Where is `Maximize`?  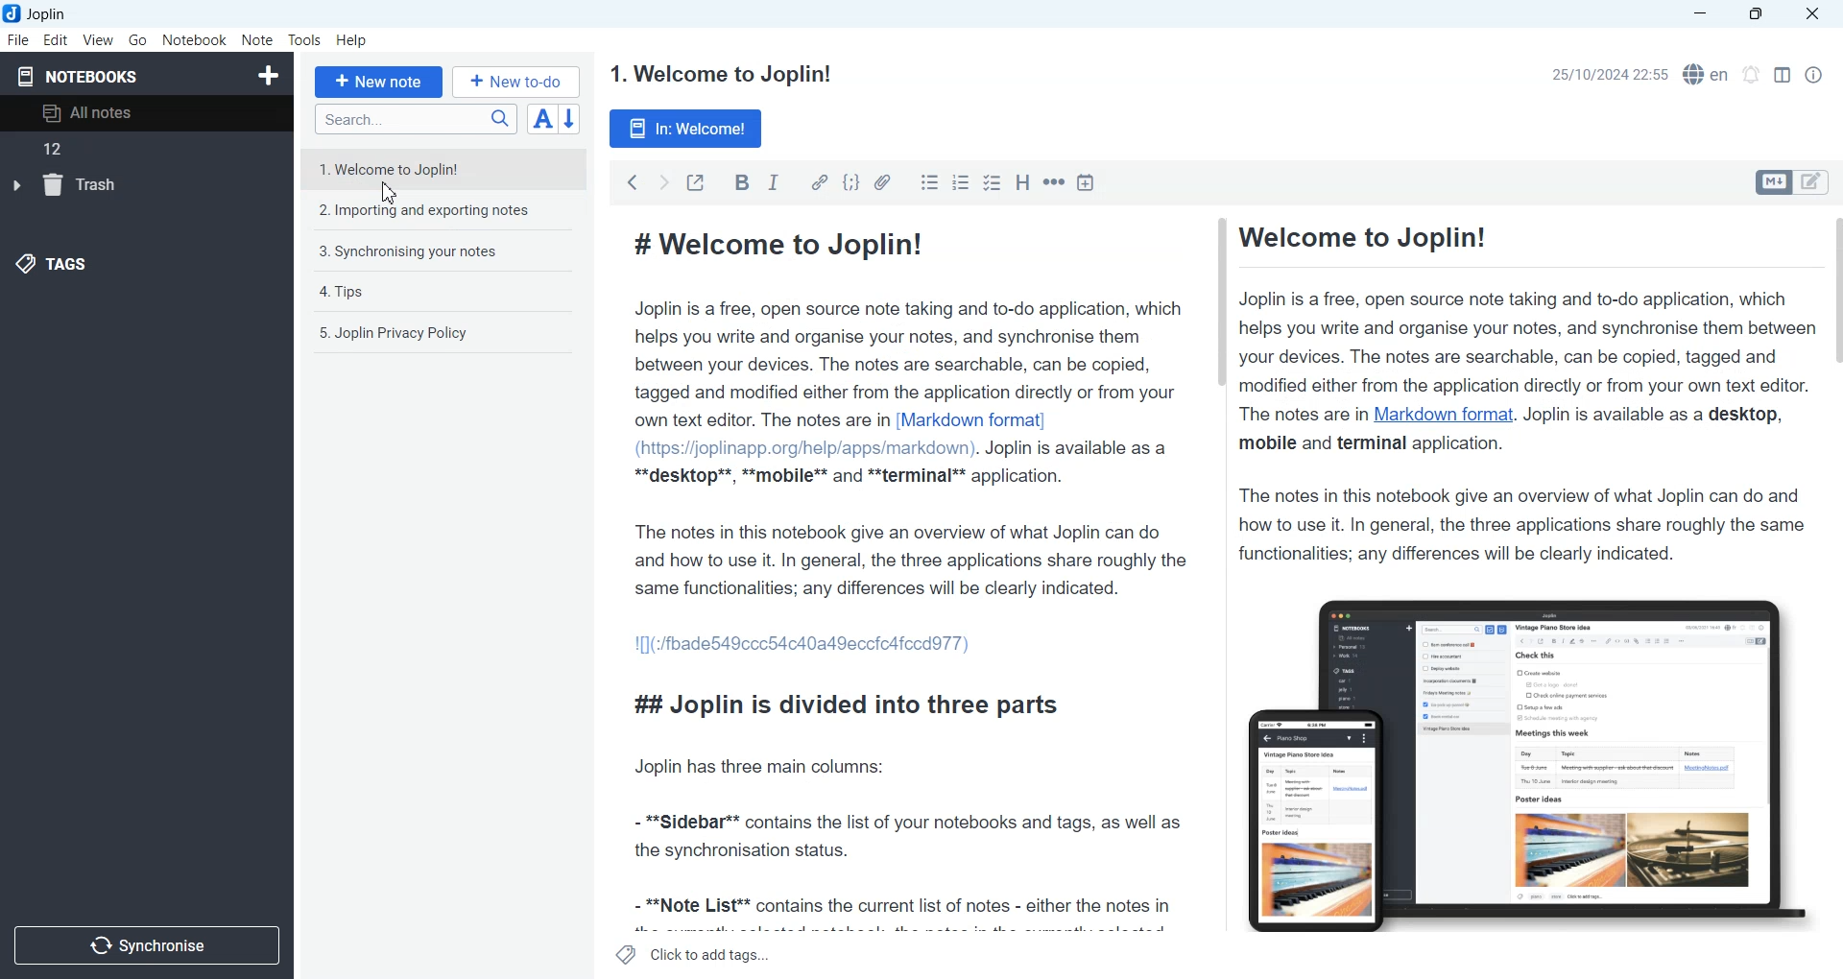
Maximize is located at coordinates (1759, 14).